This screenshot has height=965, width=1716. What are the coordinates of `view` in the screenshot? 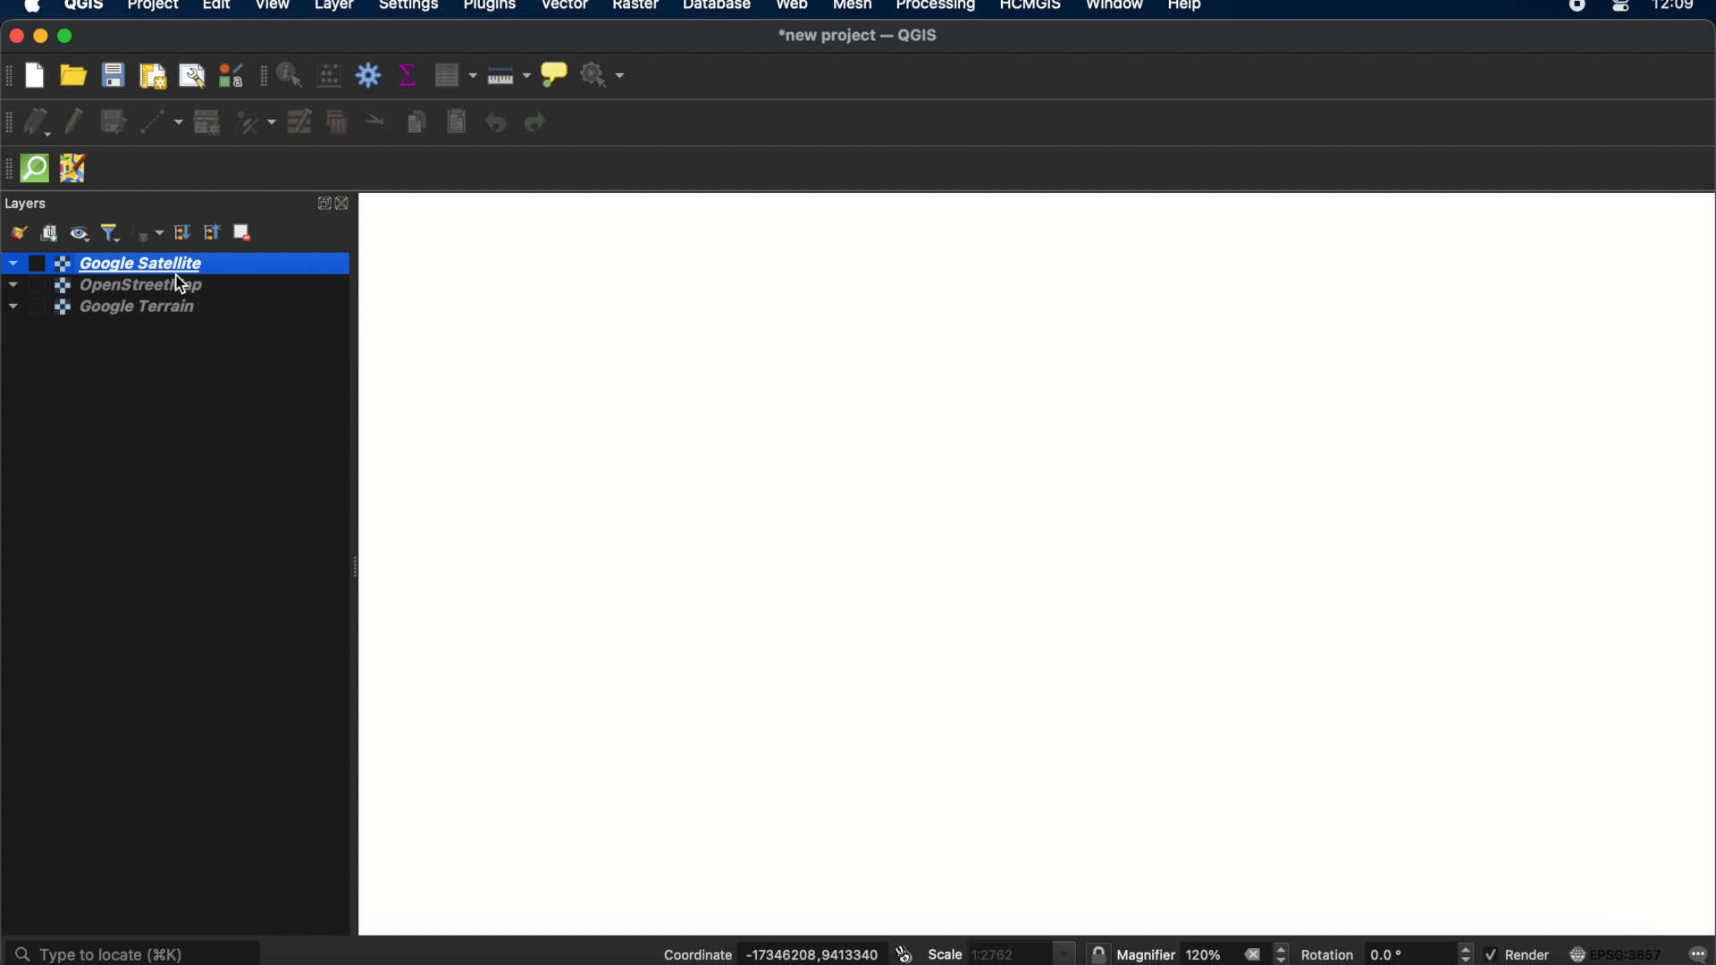 It's located at (274, 7).